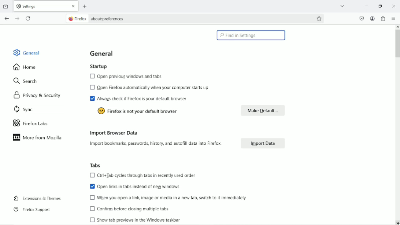 The width and height of the screenshot is (400, 225). Describe the element at coordinates (149, 88) in the screenshot. I see `Open firefox automatically when your computer starts up.` at that location.